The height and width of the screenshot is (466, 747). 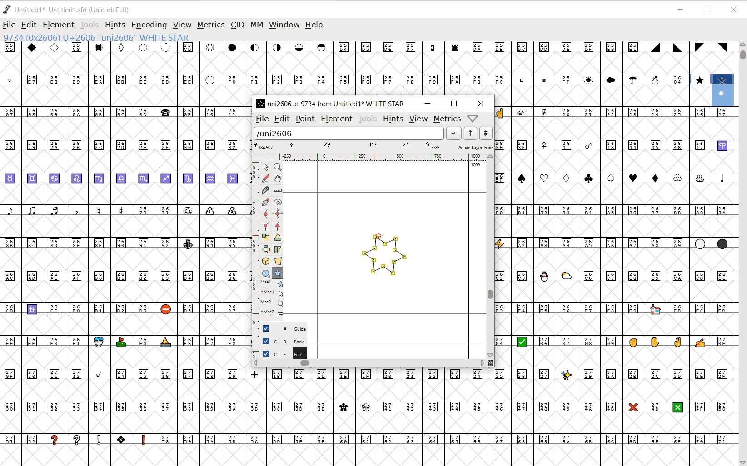 I want to click on HINTS, so click(x=393, y=119).